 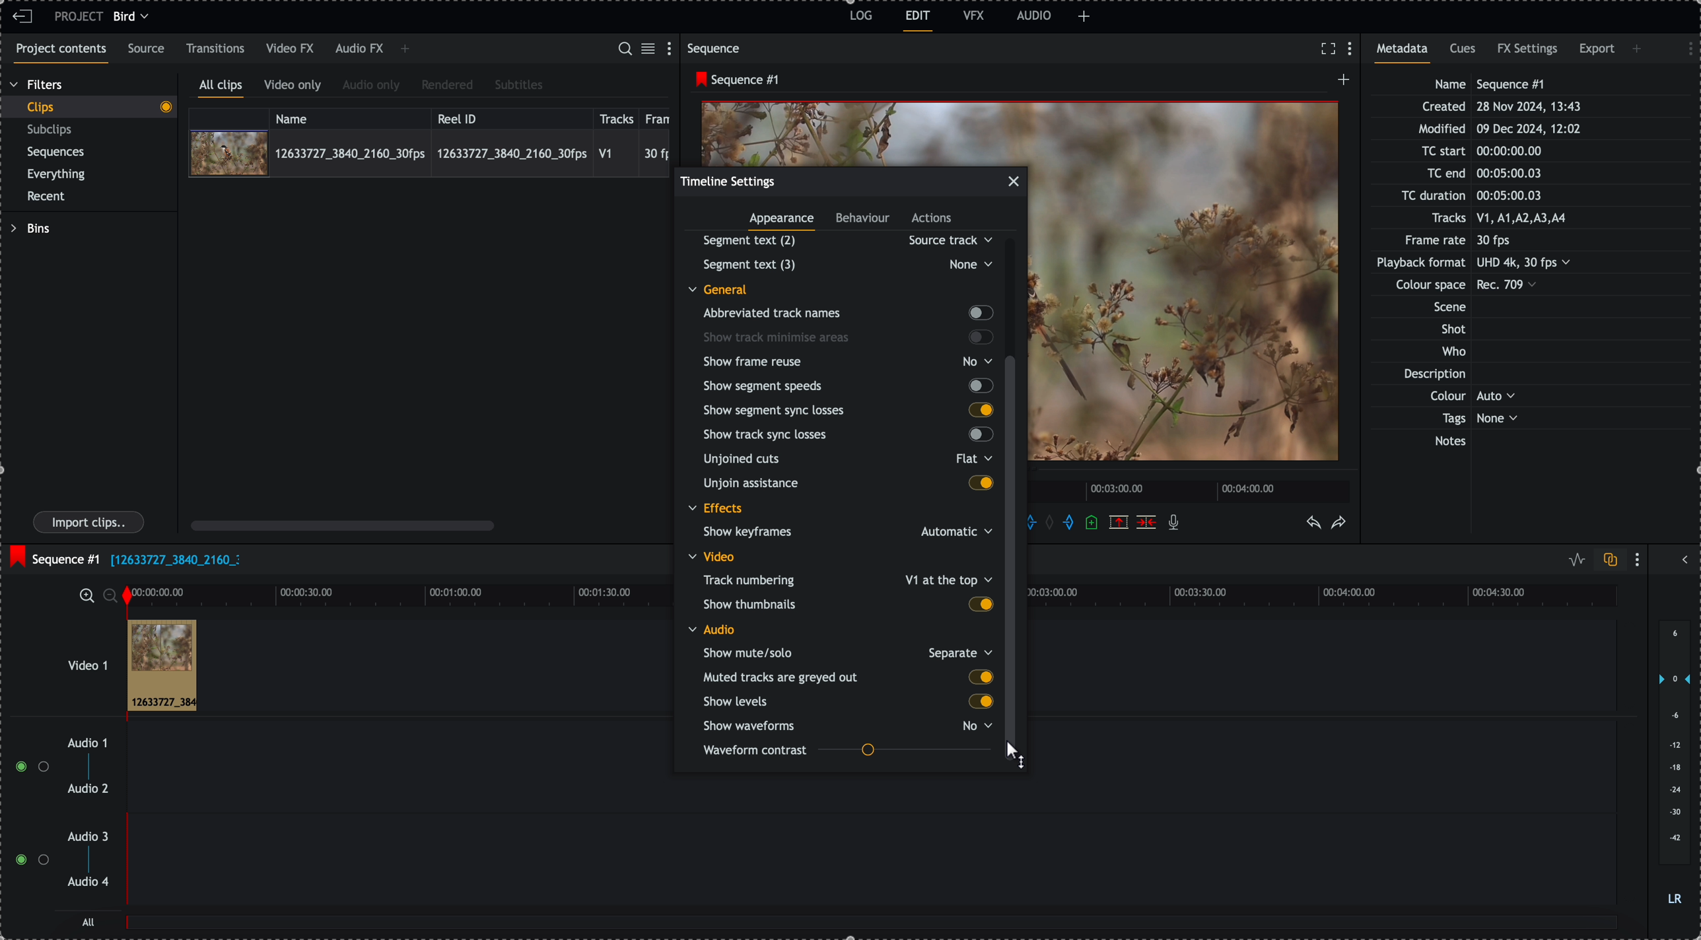 What do you see at coordinates (873, 929) in the screenshot?
I see `all` at bounding box center [873, 929].